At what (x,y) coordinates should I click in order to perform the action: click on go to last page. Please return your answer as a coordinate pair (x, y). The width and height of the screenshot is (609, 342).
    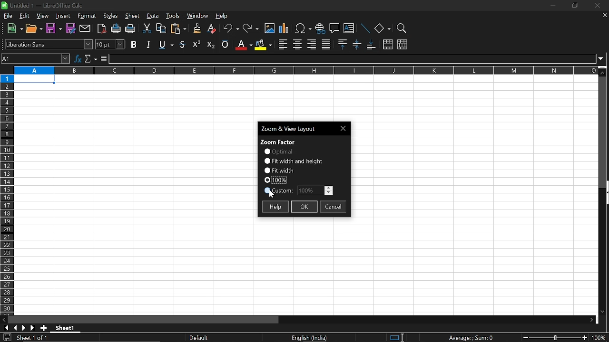
    Looking at the image, I should click on (33, 328).